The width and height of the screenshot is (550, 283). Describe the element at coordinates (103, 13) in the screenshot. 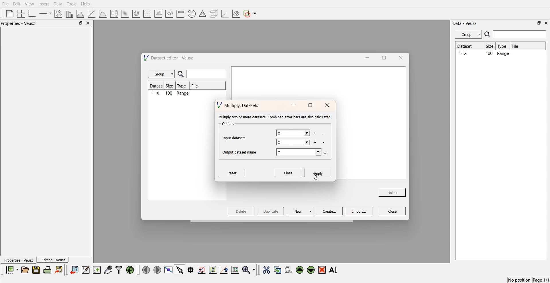

I see `plot a function on a graph` at that location.